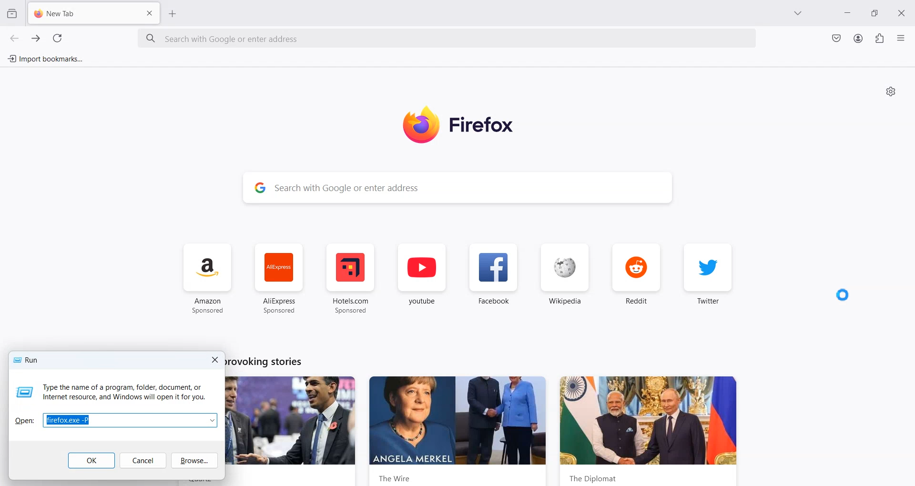 The image size is (915, 486). What do you see at coordinates (208, 279) in the screenshot?
I see `Amazon Sponsored` at bounding box center [208, 279].